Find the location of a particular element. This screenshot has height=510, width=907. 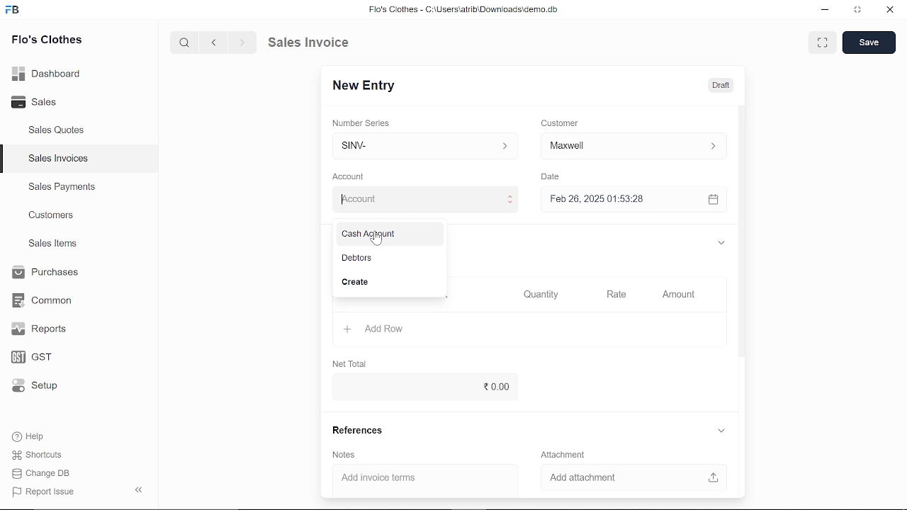

Debtors, is located at coordinates (388, 259).